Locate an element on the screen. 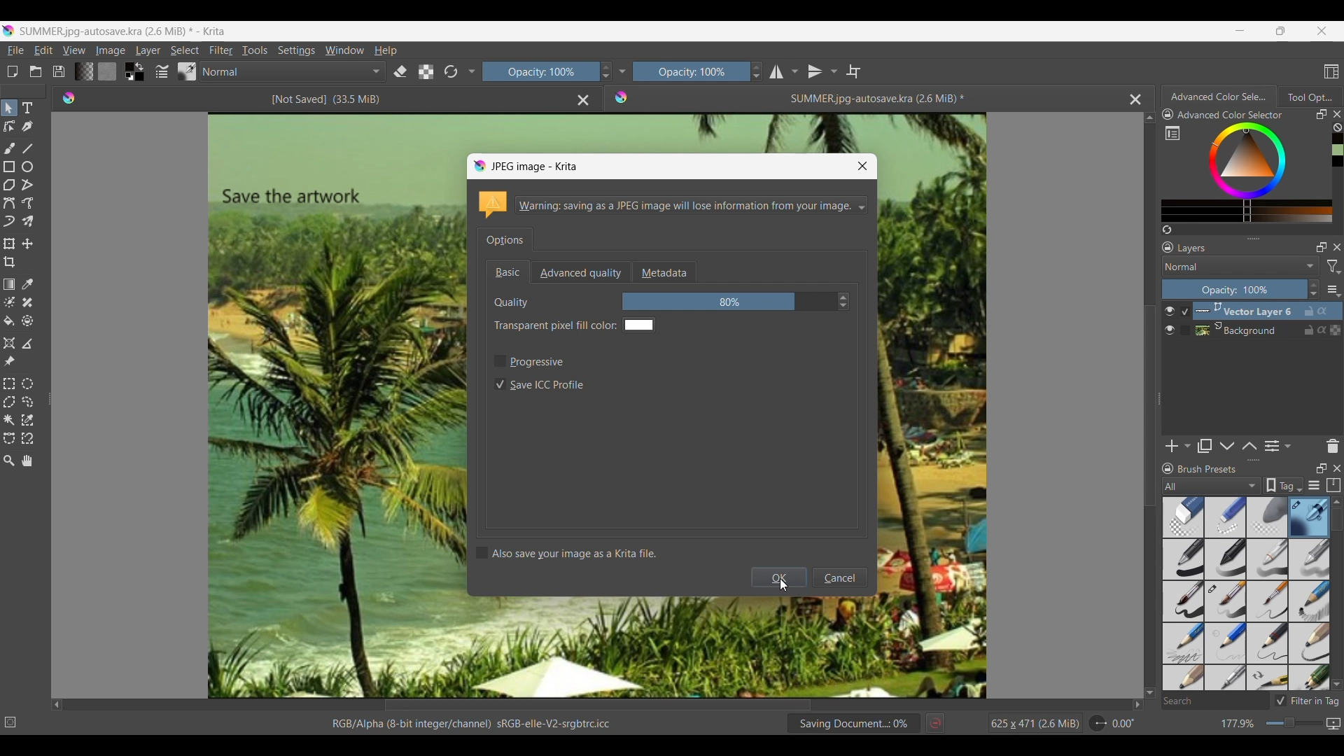 This screenshot has height=756, width=1344. Minimize is located at coordinates (1240, 31).